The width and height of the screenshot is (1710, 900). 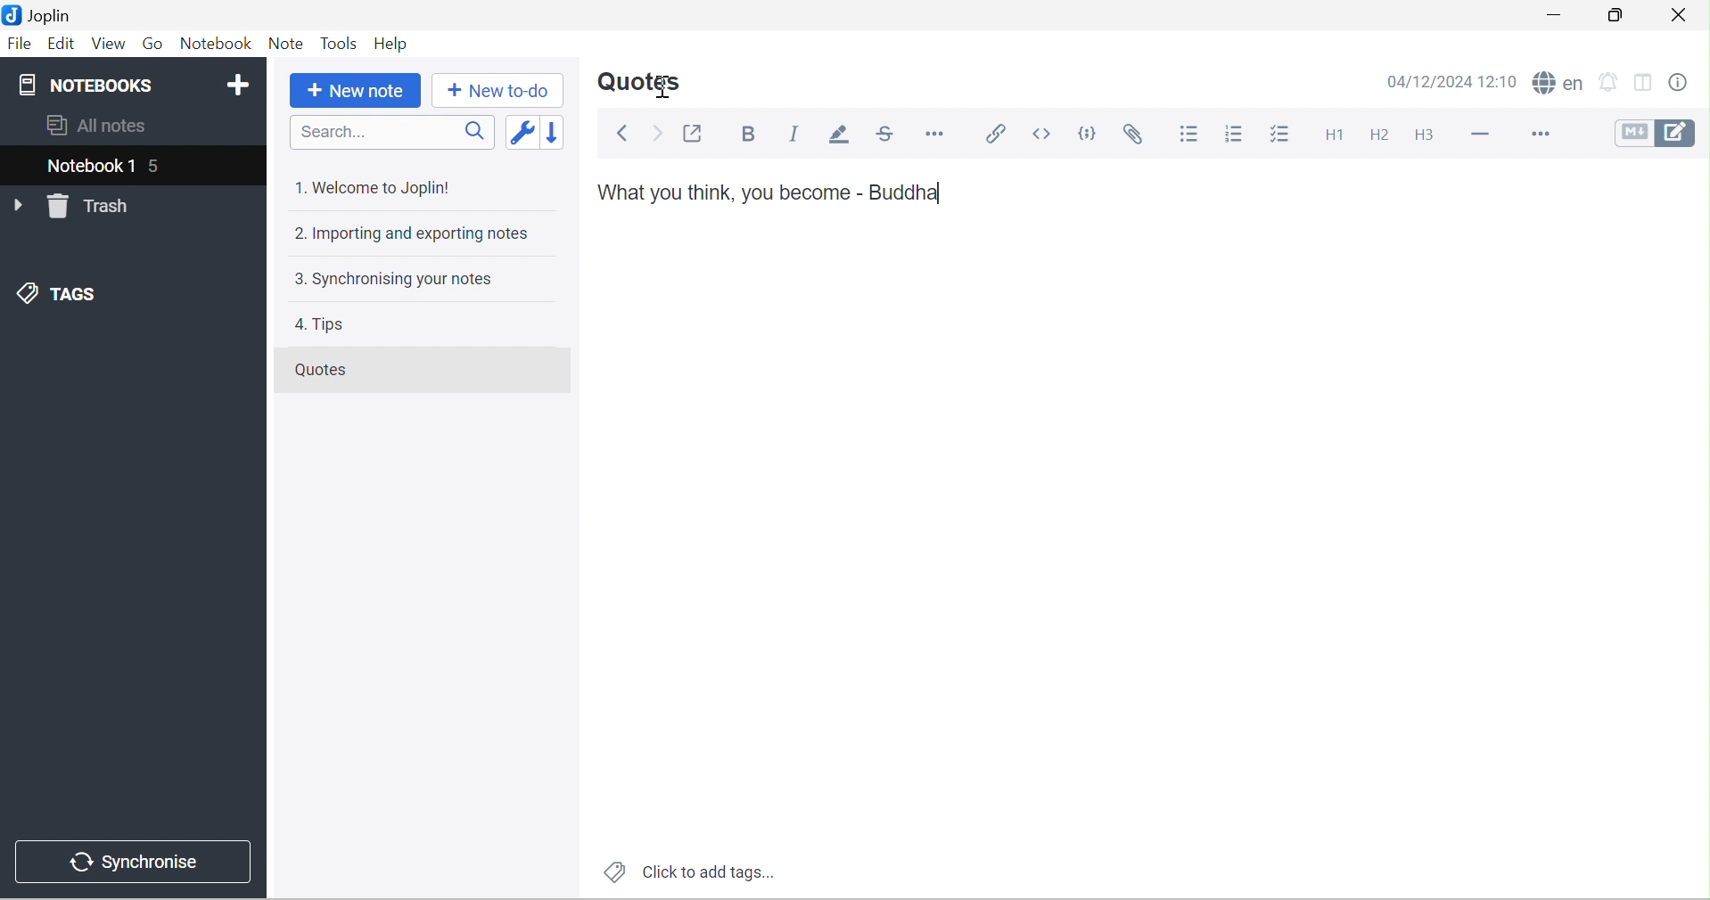 I want to click on Heading 2, so click(x=1384, y=135).